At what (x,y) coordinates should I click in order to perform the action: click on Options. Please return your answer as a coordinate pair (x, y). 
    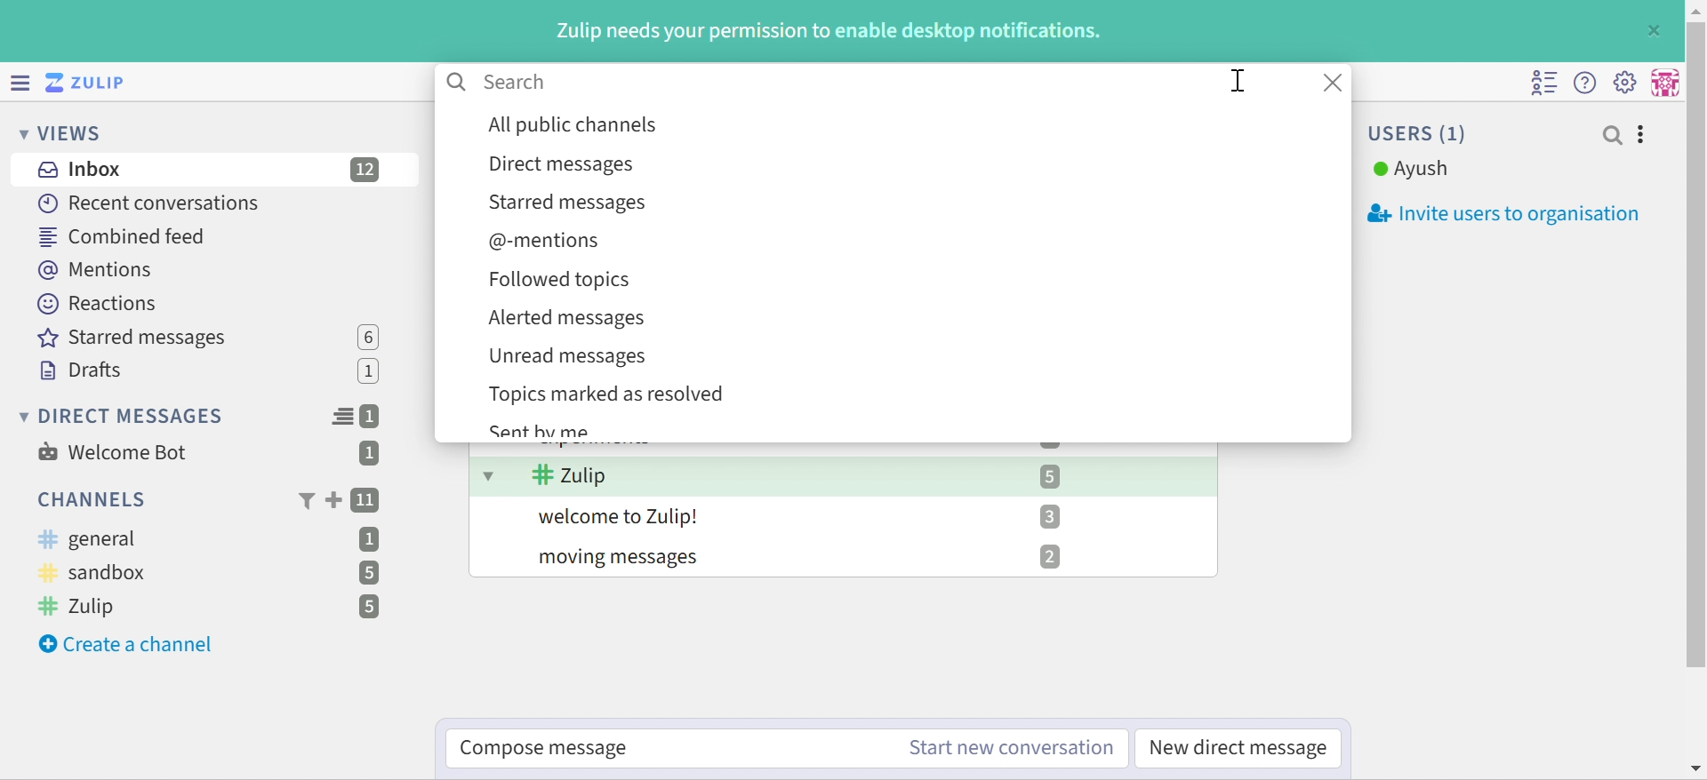
    Looking at the image, I should click on (1642, 135).